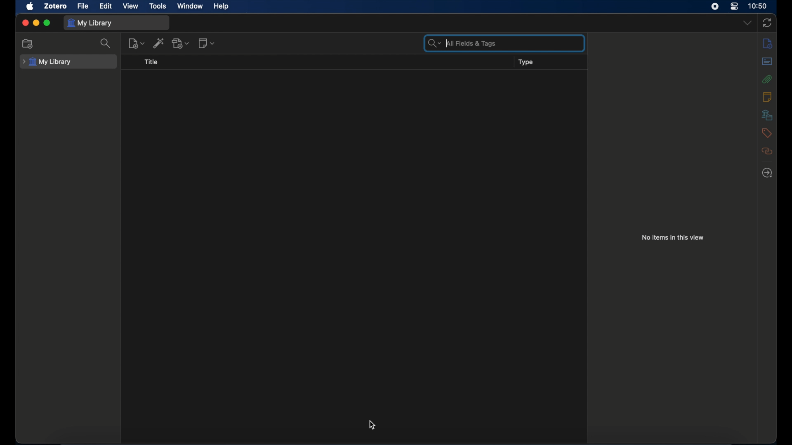 The height and width of the screenshot is (445, 792). I want to click on no items in this view, so click(673, 237).